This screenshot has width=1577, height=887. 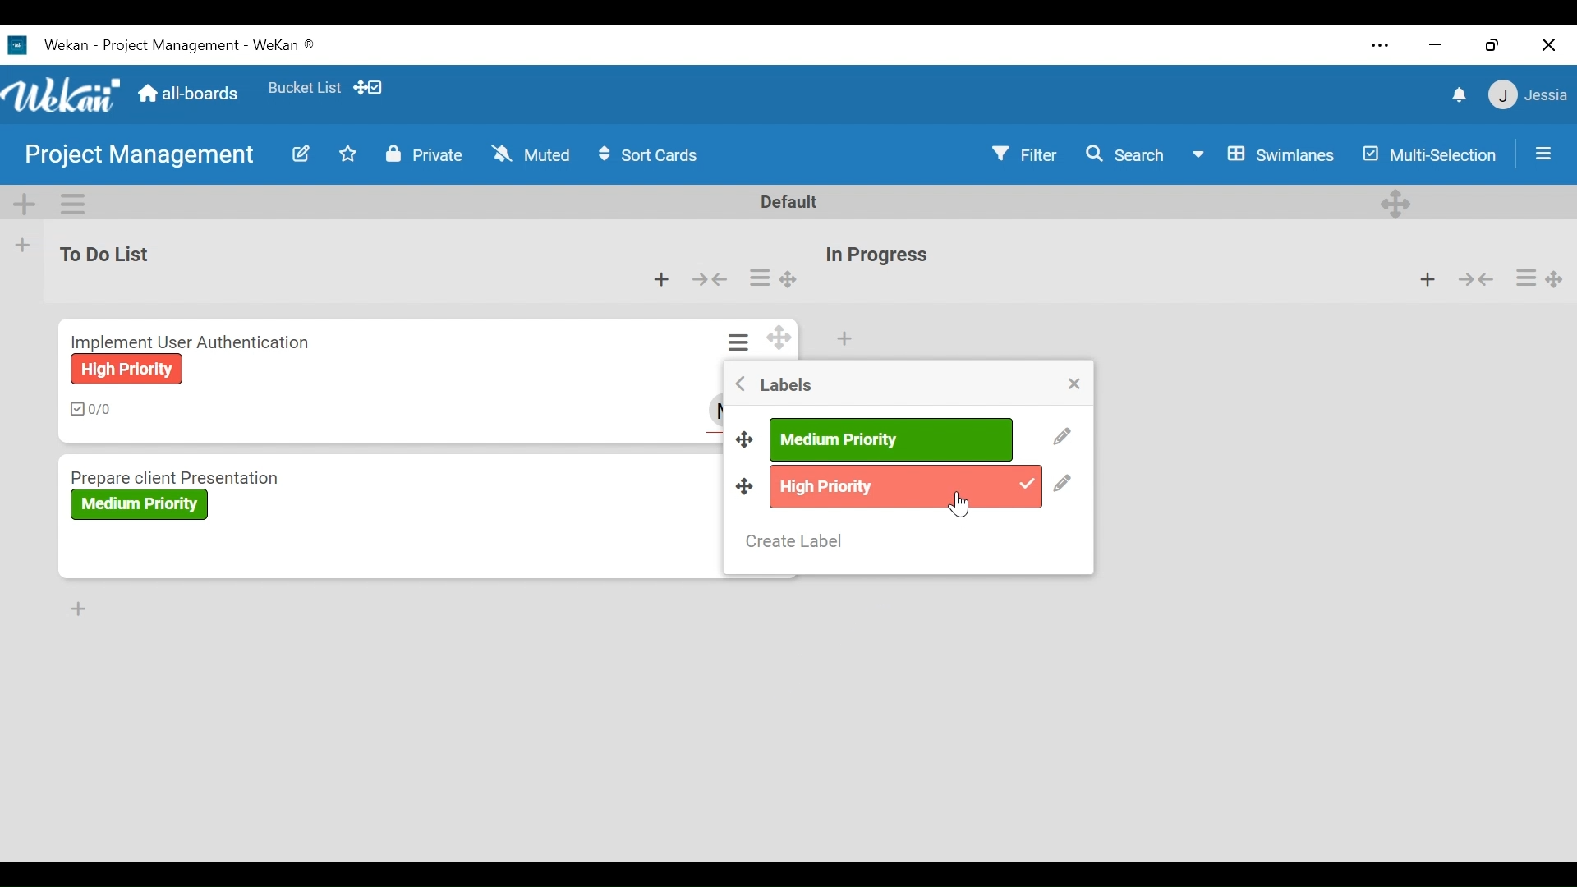 What do you see at coordinates (1474, 278) in the screenshot?
I see `Collapse` at bounding box center [1474, 278].